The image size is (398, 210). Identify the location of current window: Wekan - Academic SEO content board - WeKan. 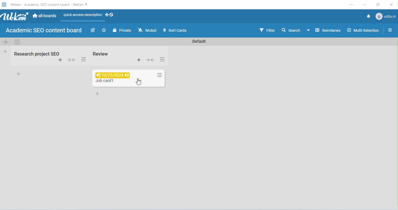
(48, 4).